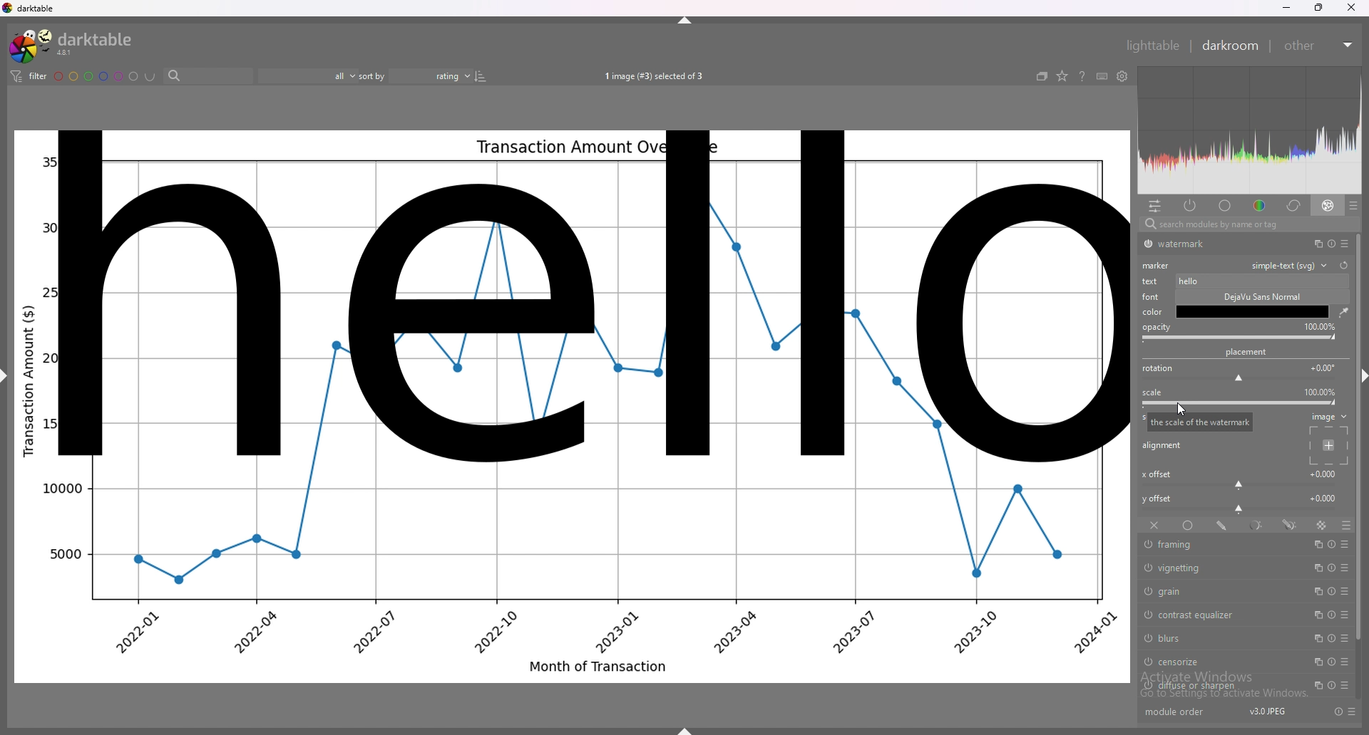  Describe the element at coordinates (1157, 328) in the screenshot. I see `opacity` at that location.